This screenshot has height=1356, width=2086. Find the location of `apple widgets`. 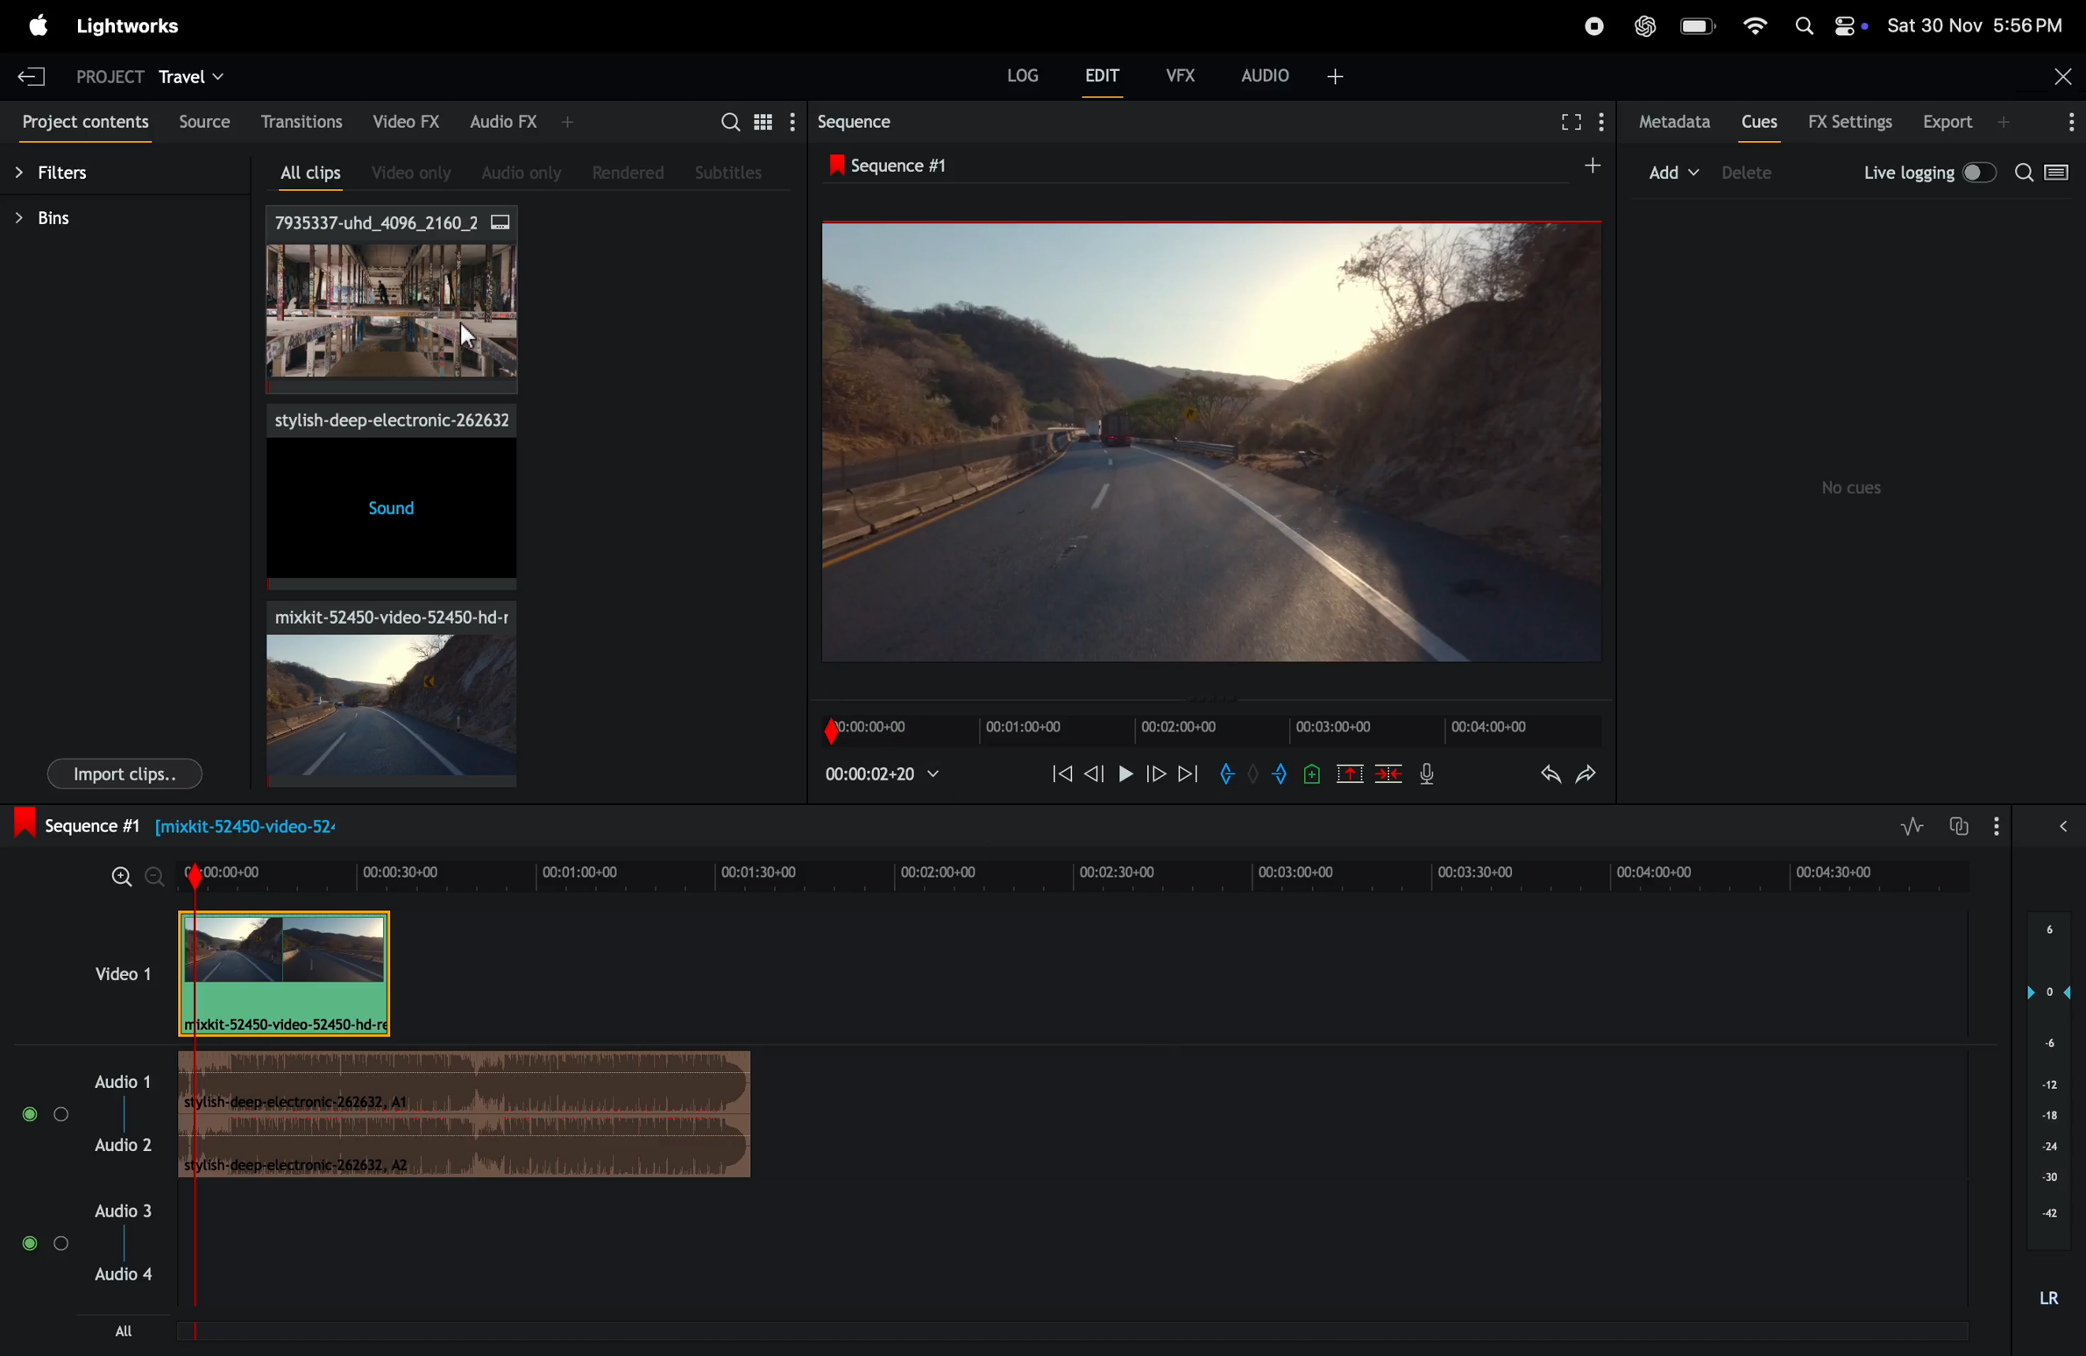

apple widgets is located at coordinates (1828, 26).